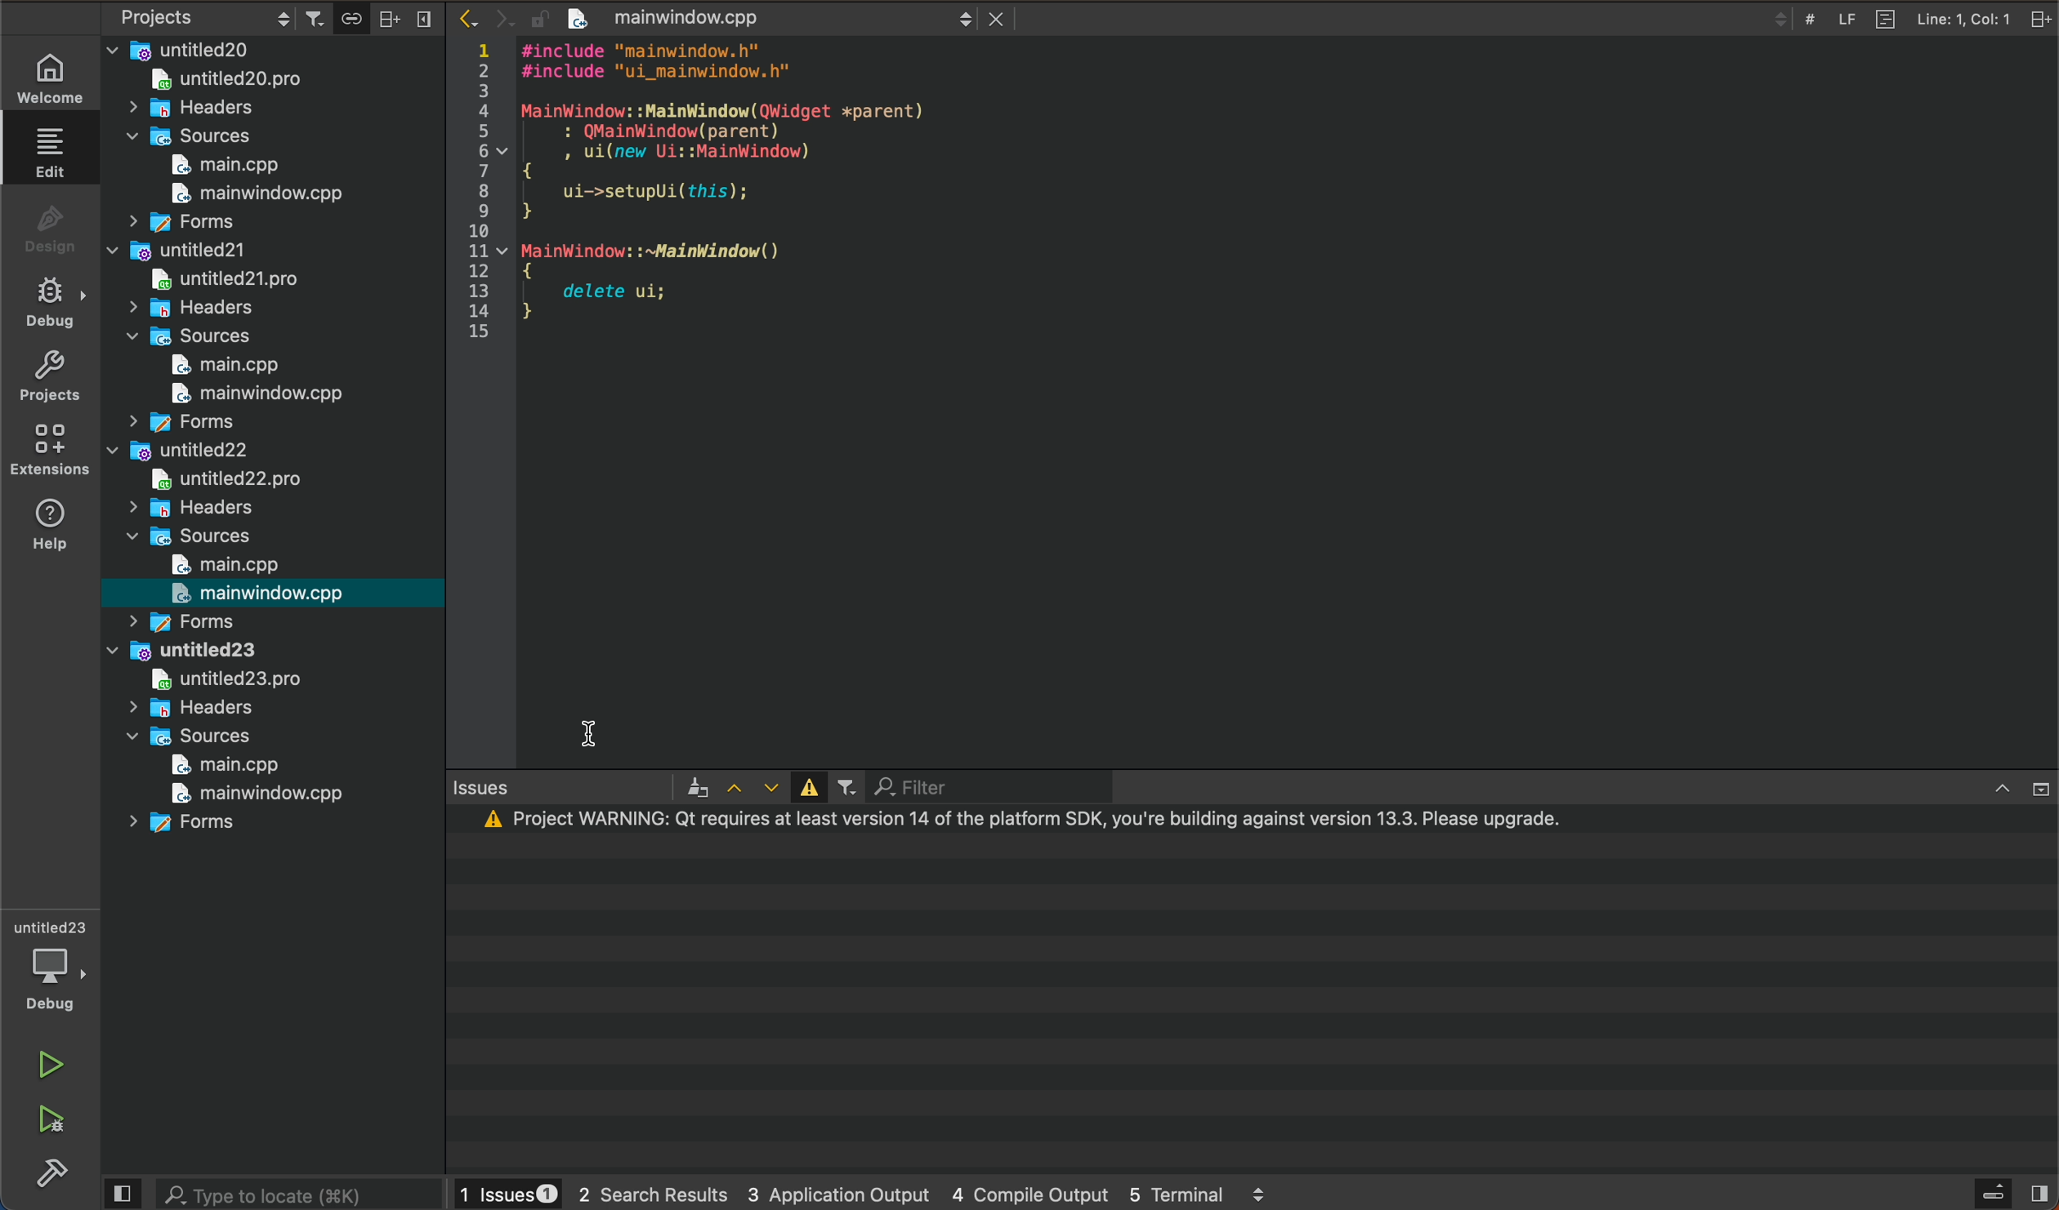 This screenshot has width=2059, height=1210. I want to click on forms, so click(174, 423).